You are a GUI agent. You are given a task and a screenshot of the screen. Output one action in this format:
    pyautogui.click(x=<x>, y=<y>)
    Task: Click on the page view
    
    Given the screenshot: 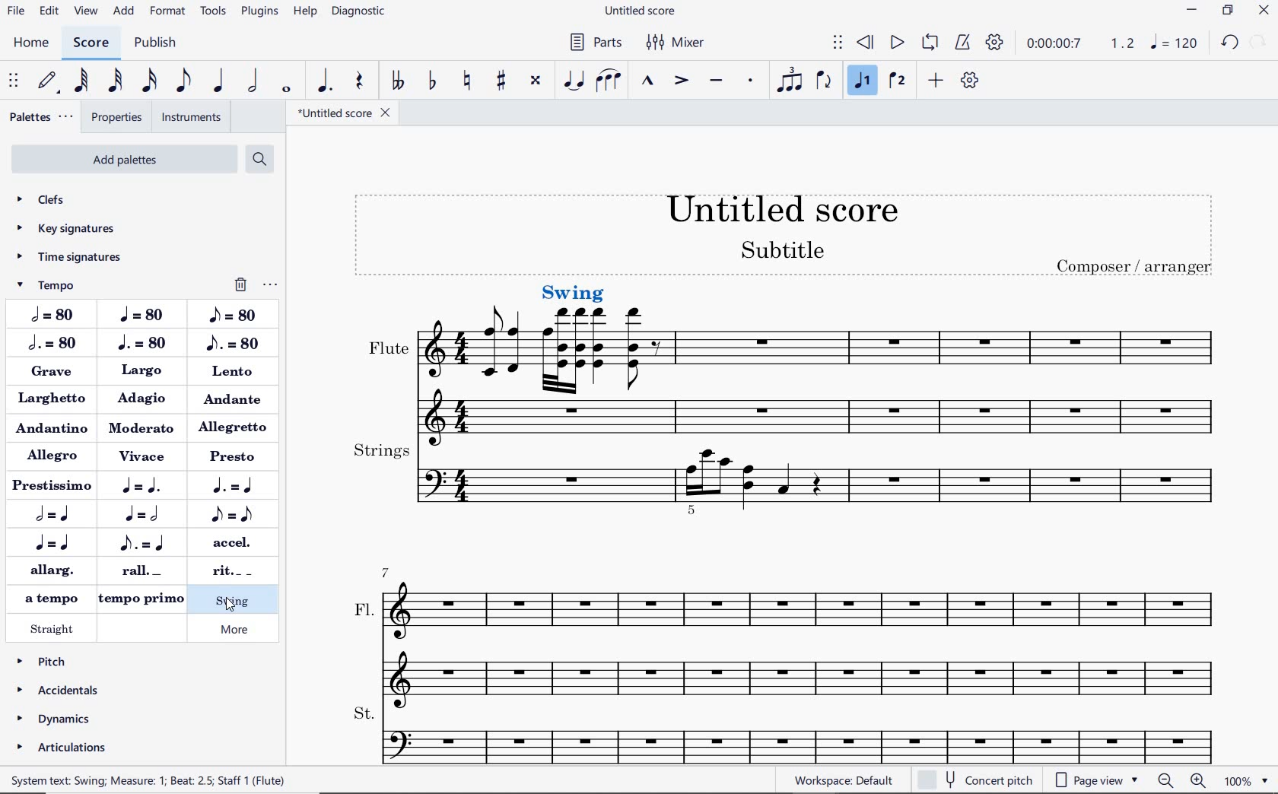 What is the action you would take?
    pyautogui.click(x=1094, y=779)
    